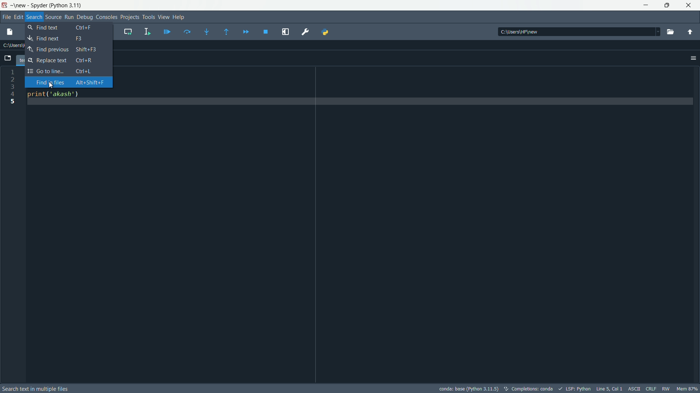 The width and height of the screenshot is (700, 393). Describe the element at coordinates (19, 17) in the screenshot. I see `edit menu` at that location.